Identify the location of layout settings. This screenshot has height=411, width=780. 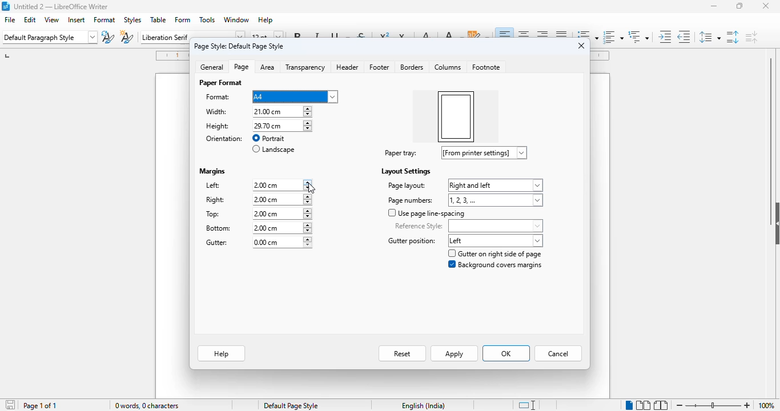
(407, 171).